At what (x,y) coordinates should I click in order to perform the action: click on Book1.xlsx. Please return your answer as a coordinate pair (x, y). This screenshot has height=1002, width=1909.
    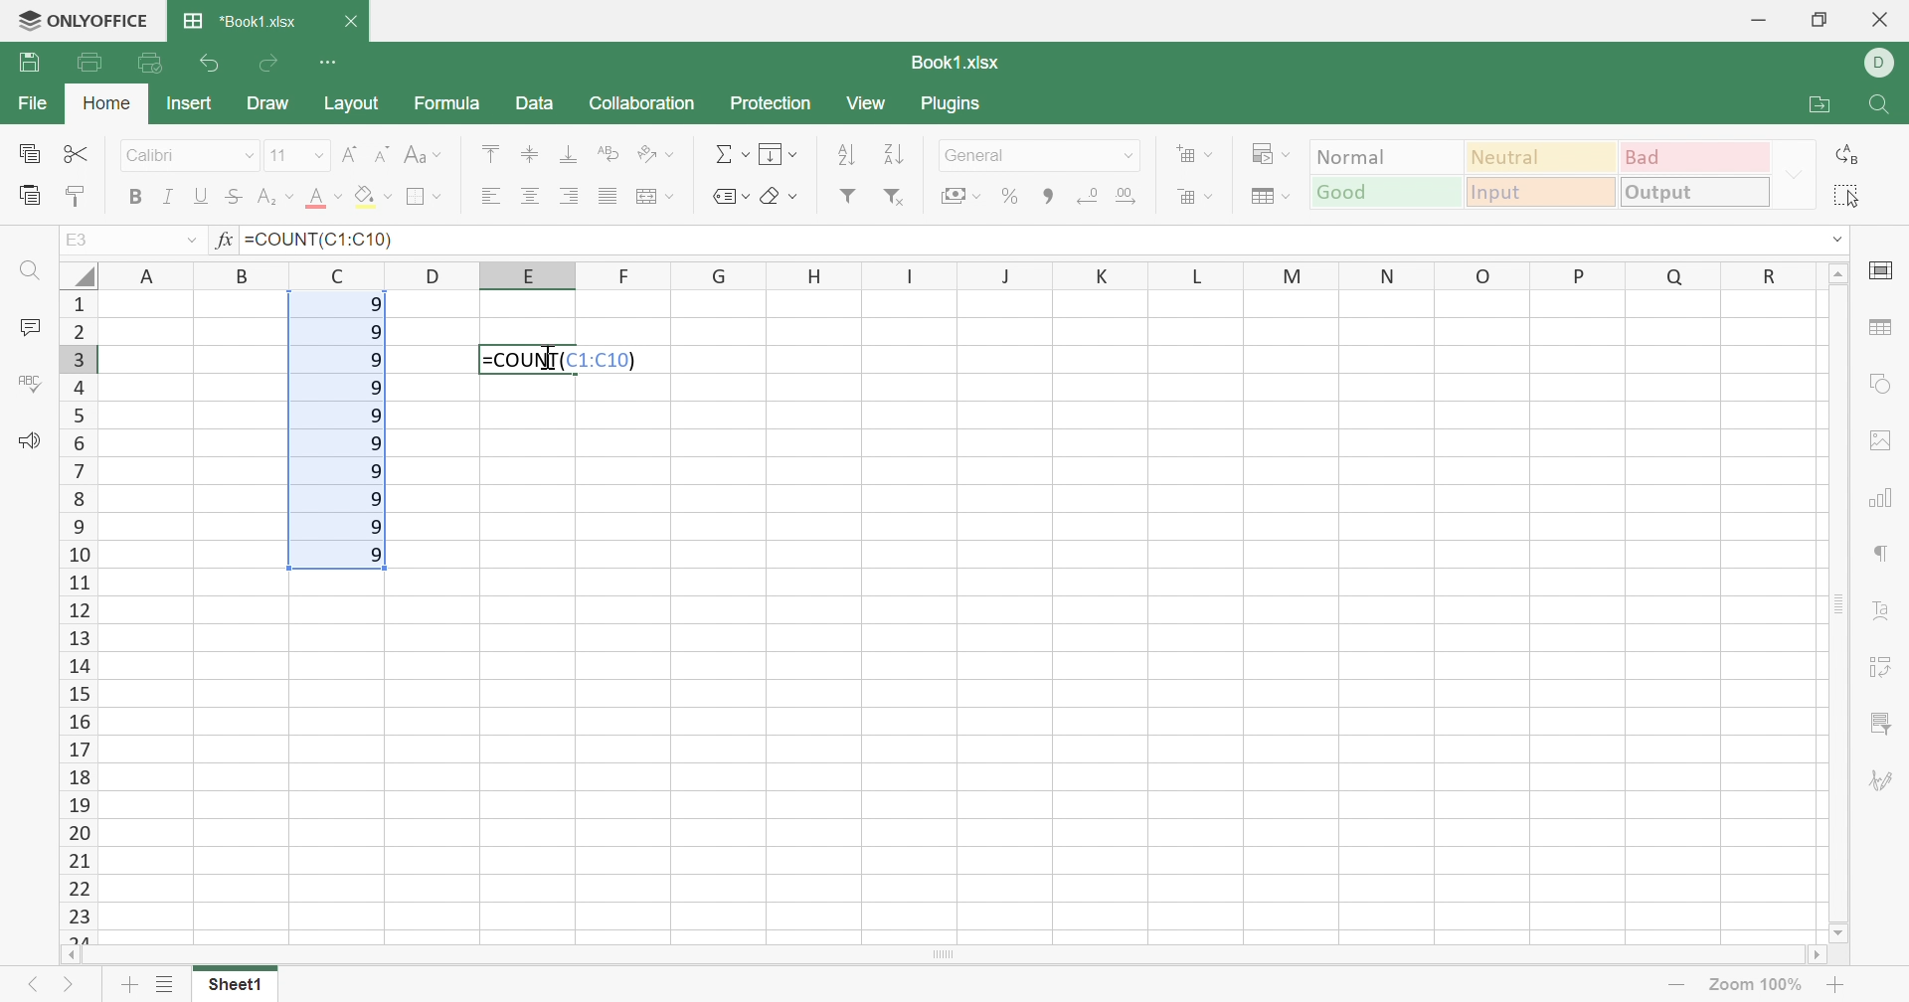
    Looking at the image, I should click on (963, 65).